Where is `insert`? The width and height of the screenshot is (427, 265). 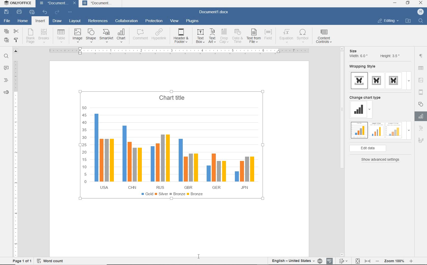
insert is located at coordinates (40, 21).